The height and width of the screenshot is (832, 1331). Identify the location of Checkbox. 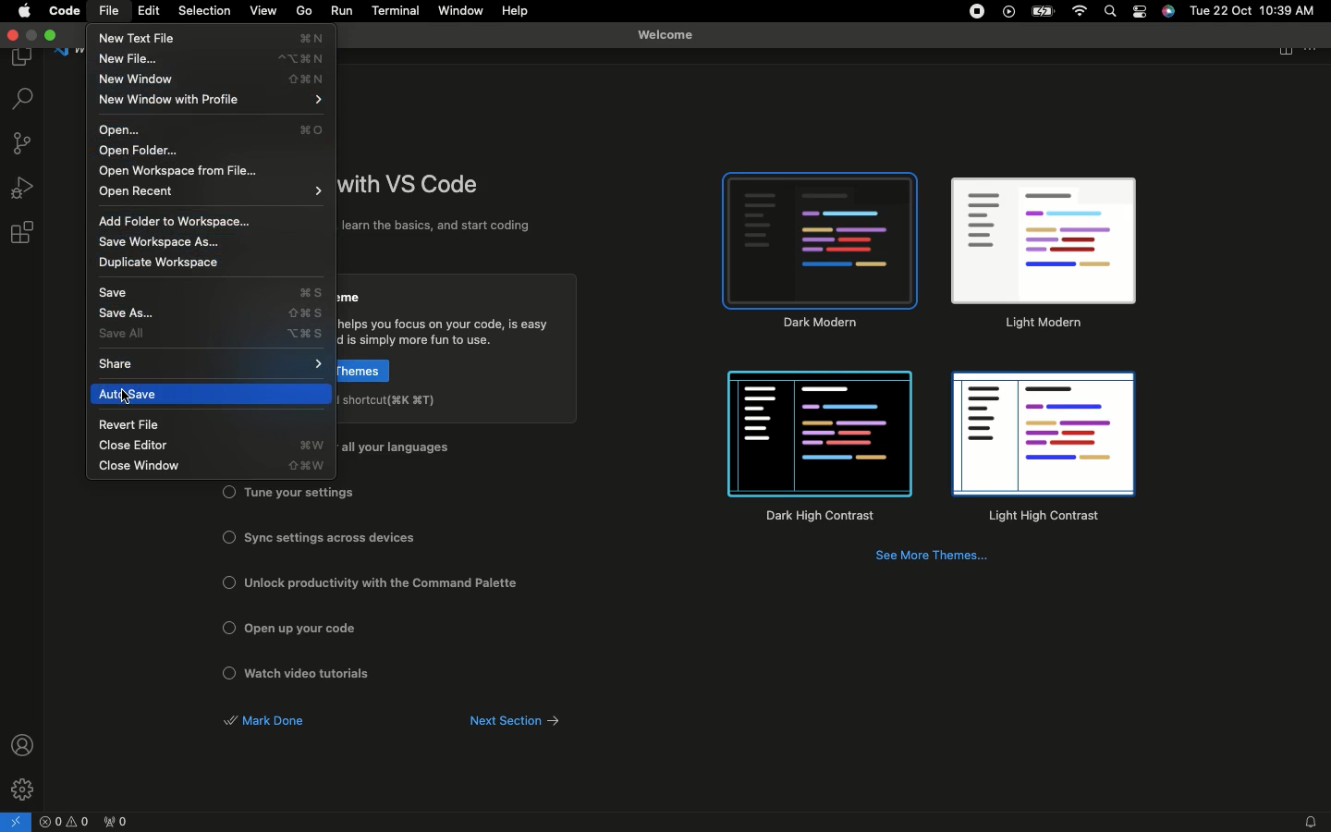
(229, 491).